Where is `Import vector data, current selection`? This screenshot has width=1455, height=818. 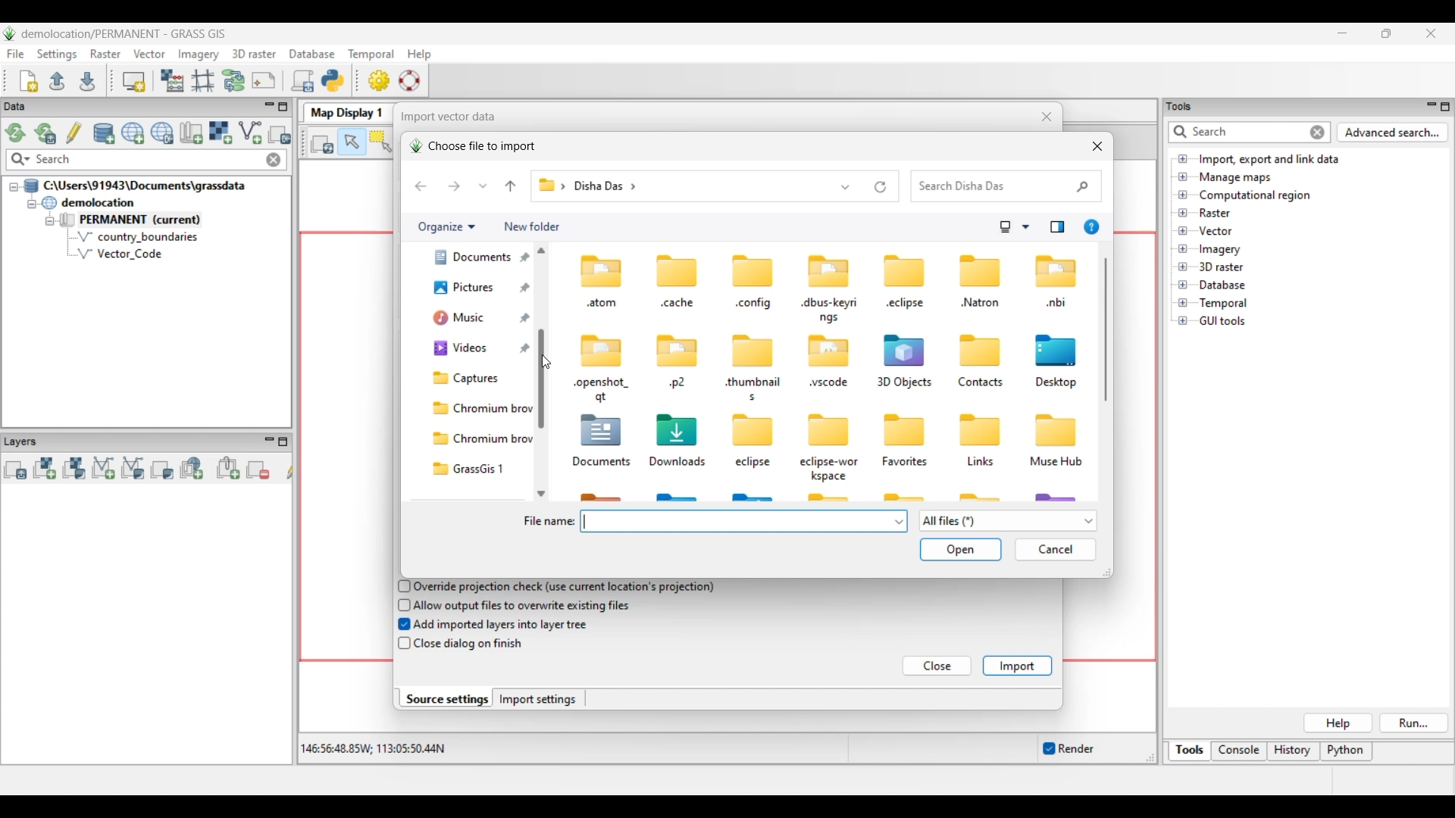
Import vector data, current selection is located at coordinates (250, 133).